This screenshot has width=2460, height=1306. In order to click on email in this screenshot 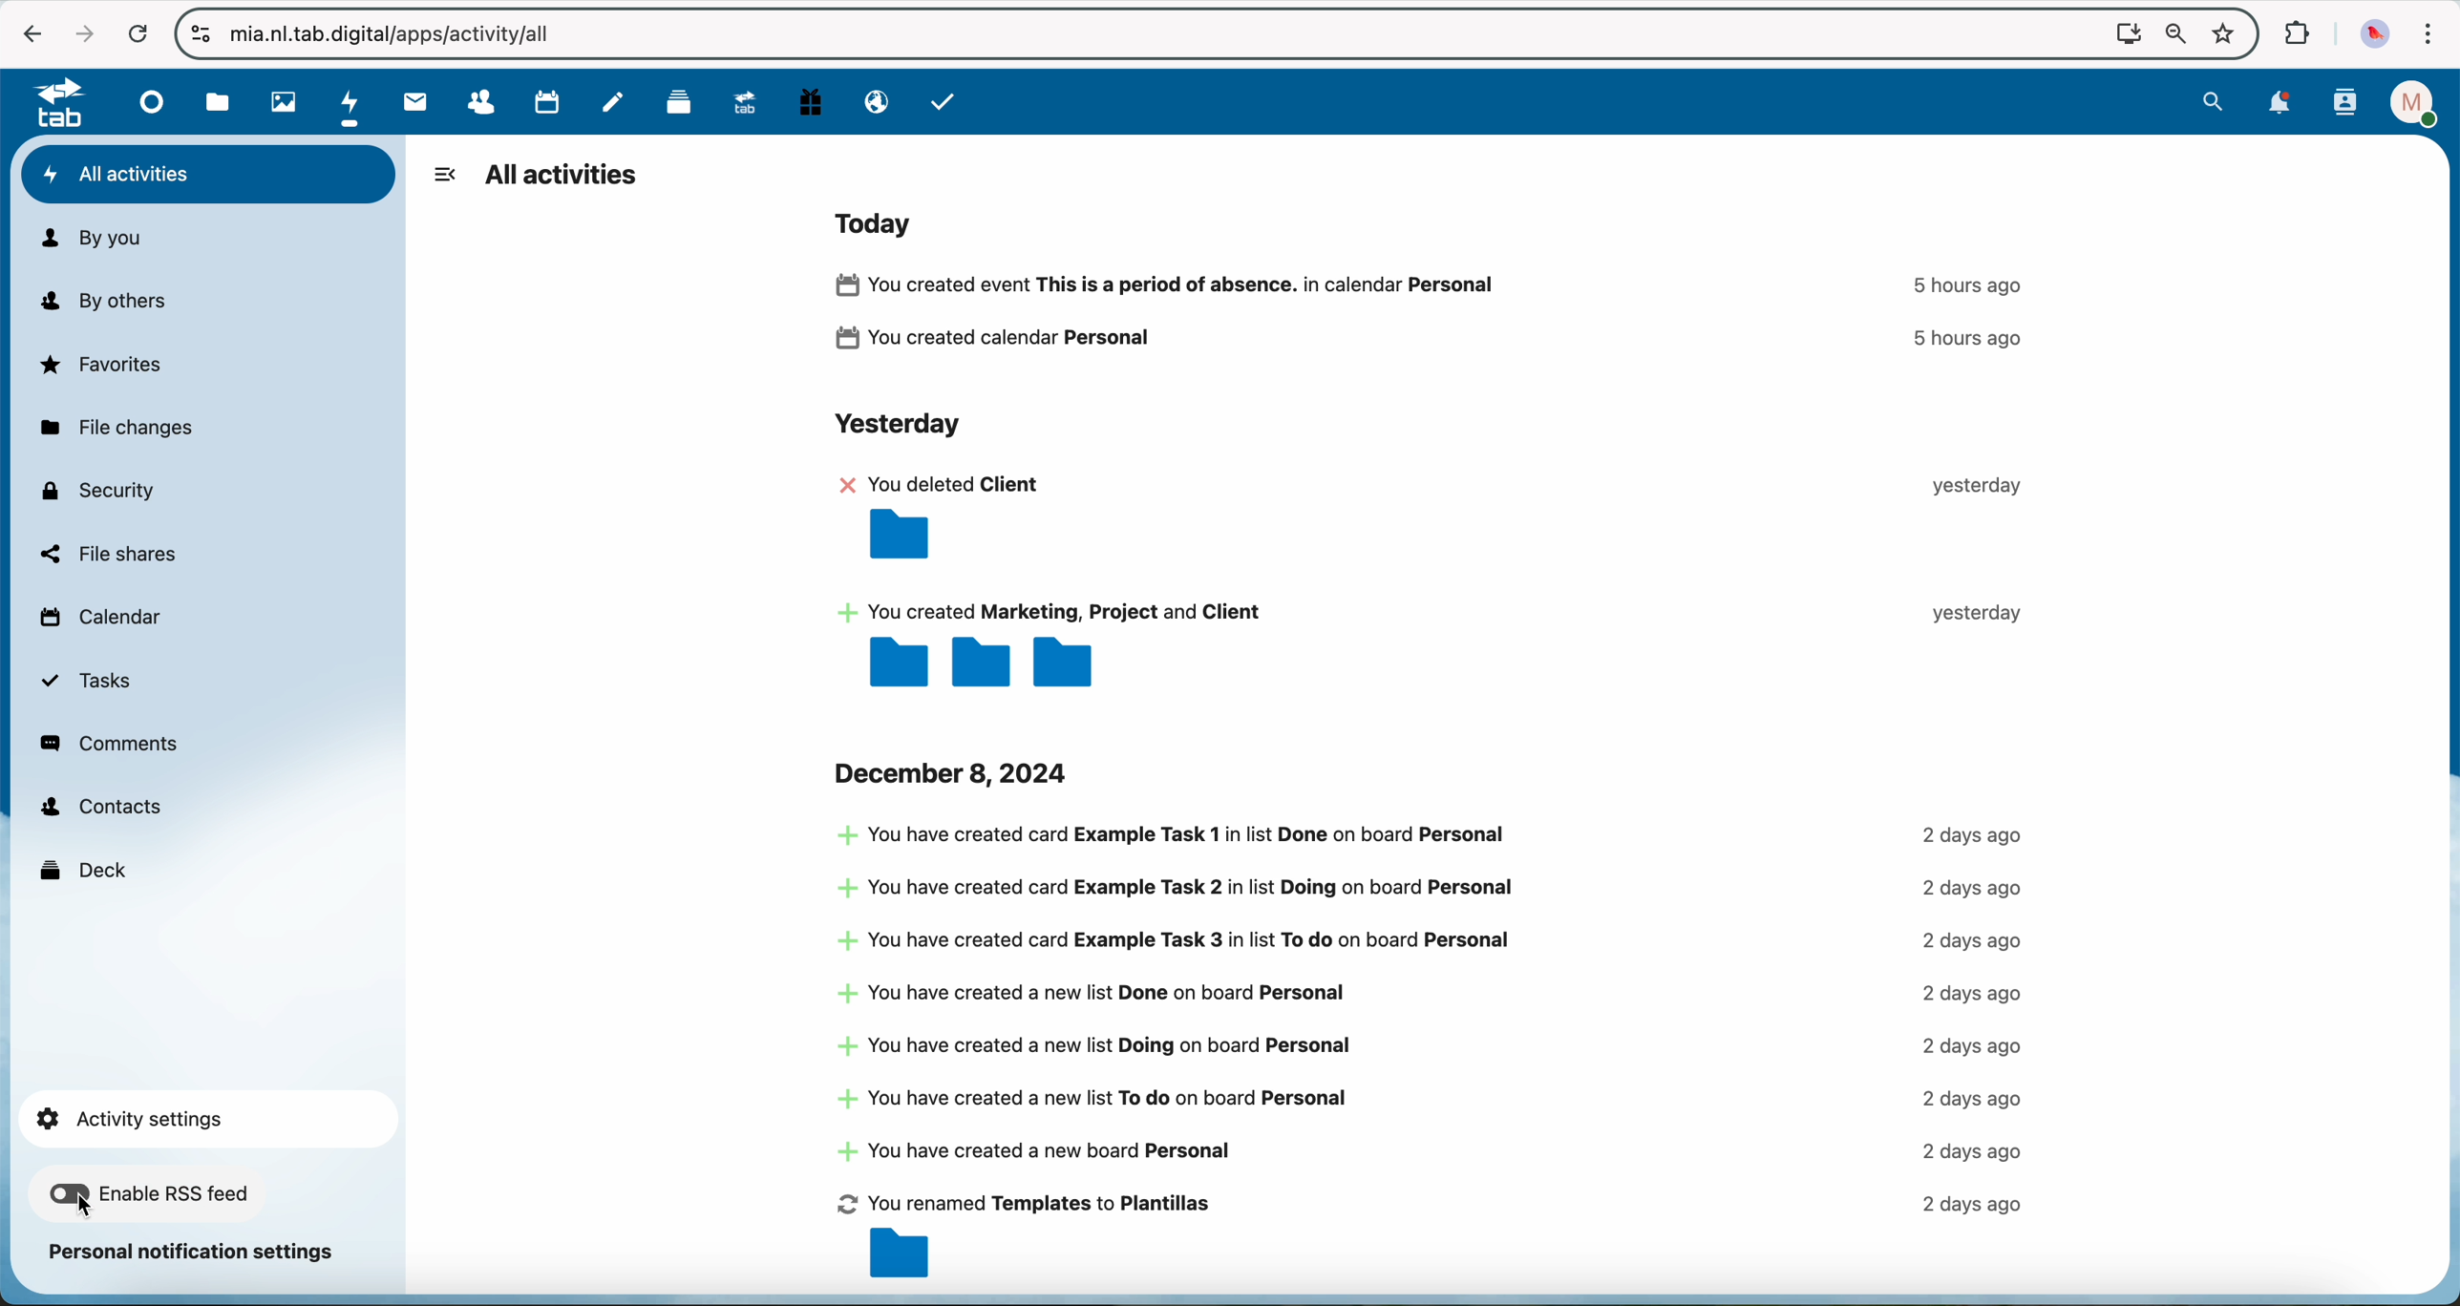, I will do `click(875, 103)`.